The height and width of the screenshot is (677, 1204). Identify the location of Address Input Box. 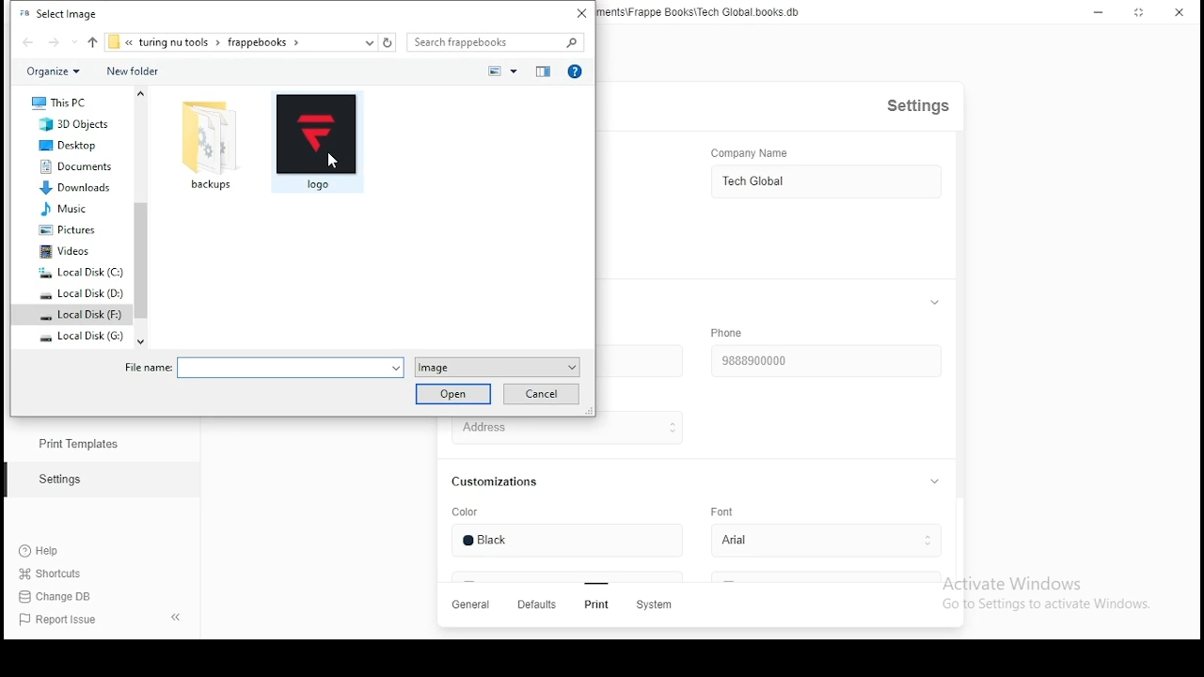
(564, 429).